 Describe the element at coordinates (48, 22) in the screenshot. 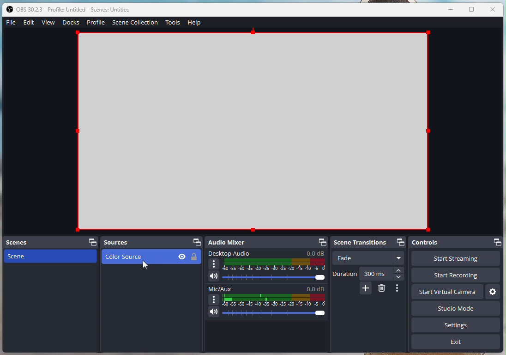

I see `View` at that location.